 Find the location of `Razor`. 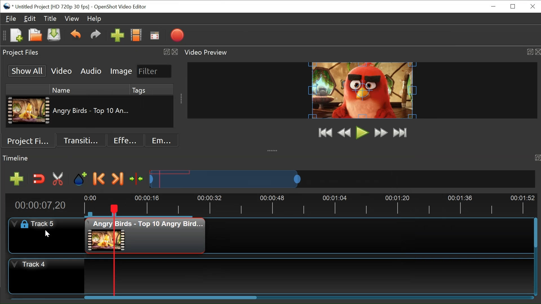

Razor is located at coordinates (59, 179).